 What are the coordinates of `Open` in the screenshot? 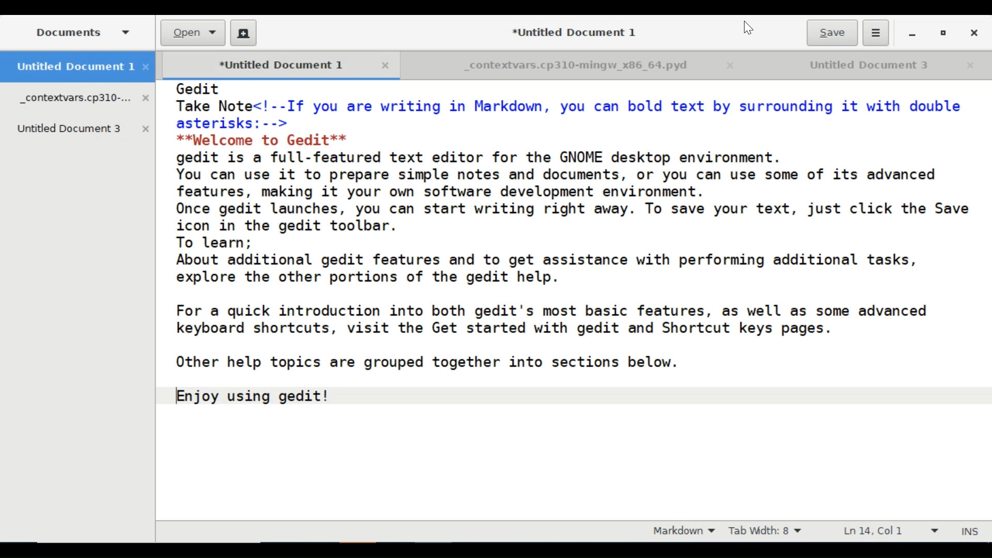 It's located at (194, 33).